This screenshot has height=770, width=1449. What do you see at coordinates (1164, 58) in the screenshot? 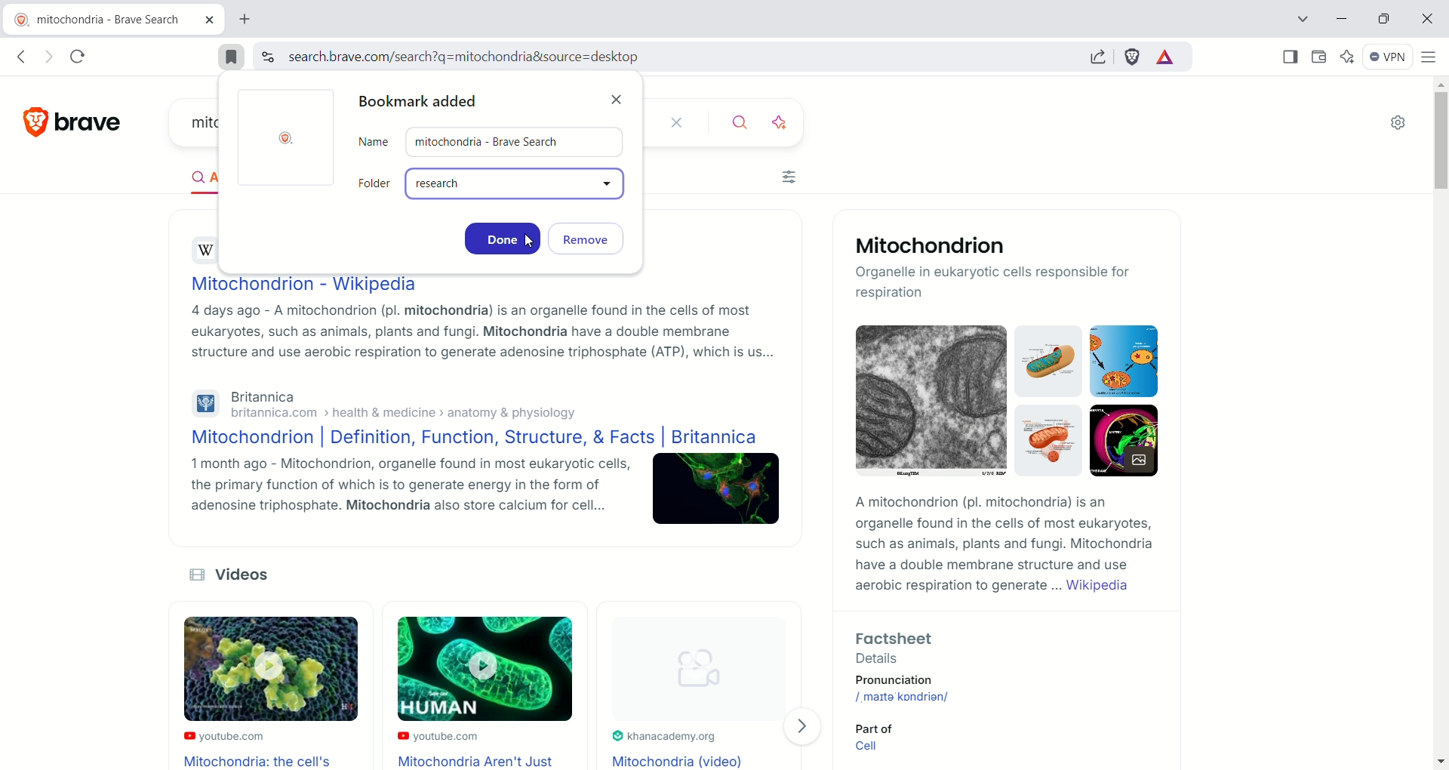
I see `rewards` at bounding box center [1164, 58].